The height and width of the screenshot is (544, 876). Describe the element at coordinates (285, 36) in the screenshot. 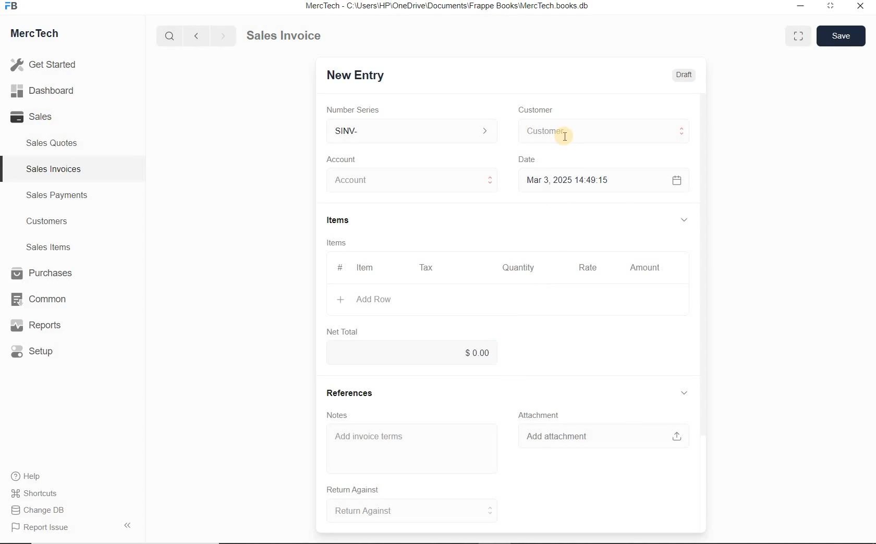

I see `Sales Invoice` at that location.